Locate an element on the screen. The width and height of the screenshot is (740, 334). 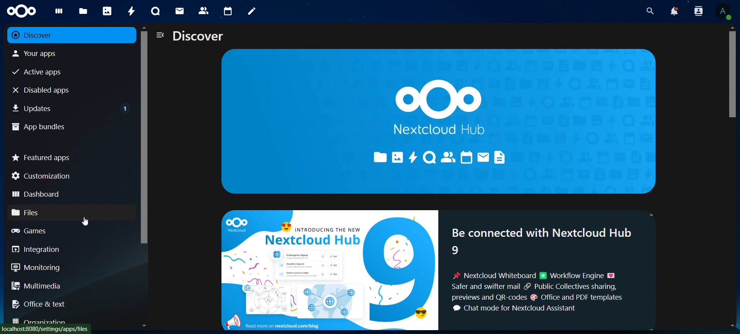
search is located at coordinates (649, 11).